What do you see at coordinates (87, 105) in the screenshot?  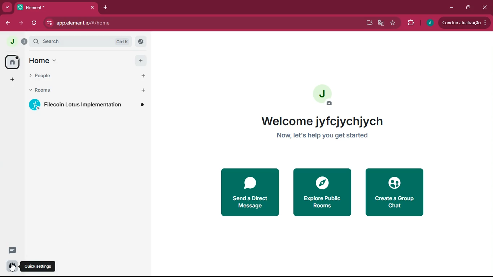 I see `filecoin lotus implementation ` at bounding box center [87, 105].